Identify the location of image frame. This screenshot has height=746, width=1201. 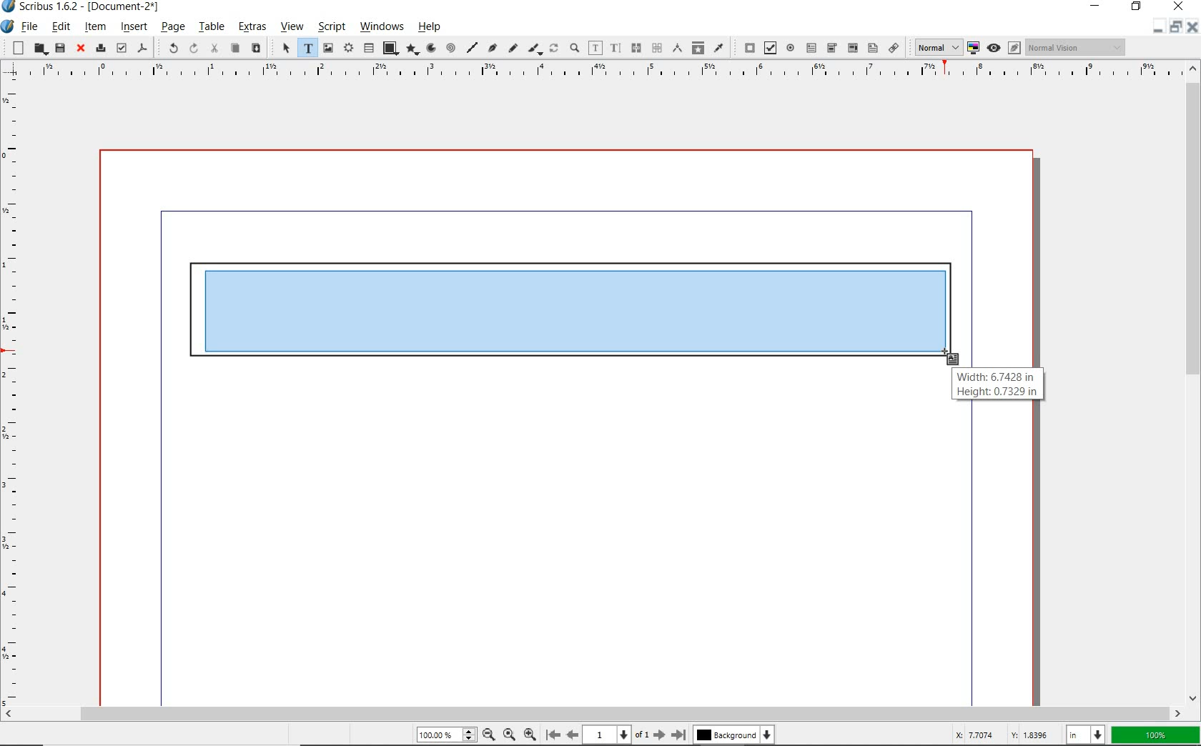
(327, 48).